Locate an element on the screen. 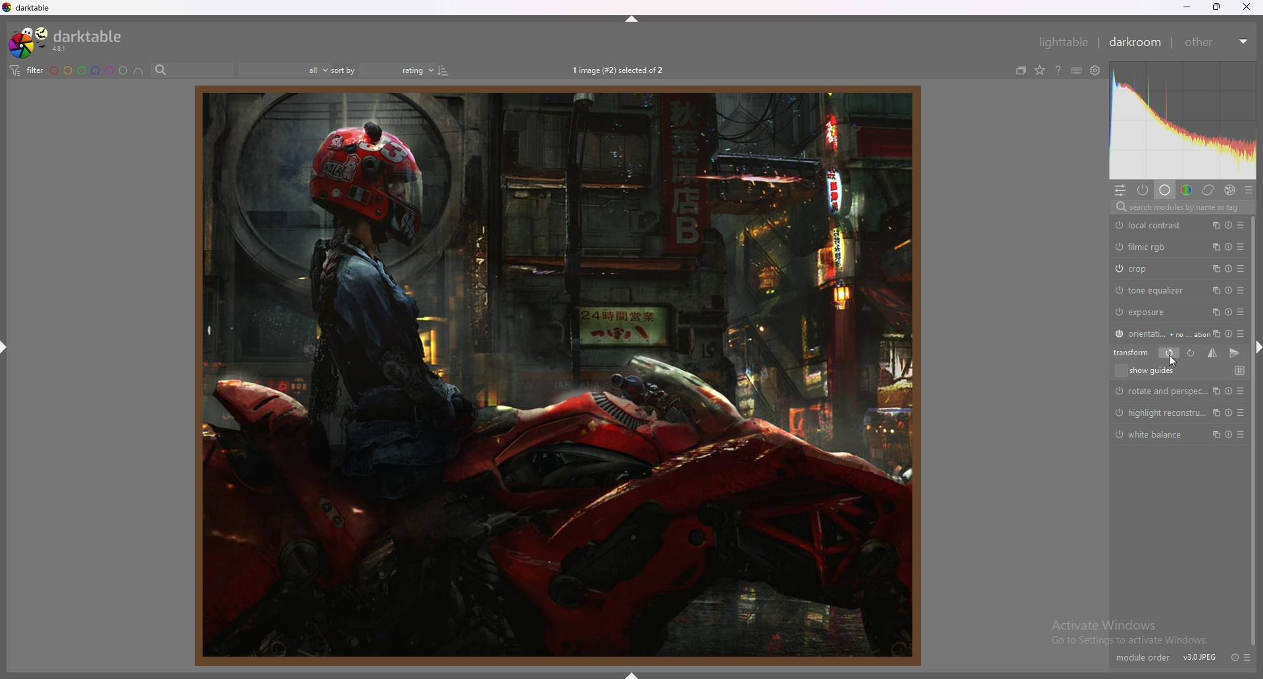 The height and width of the screenshot is (679, 1263). presets is located at coordinates (1239, 332).